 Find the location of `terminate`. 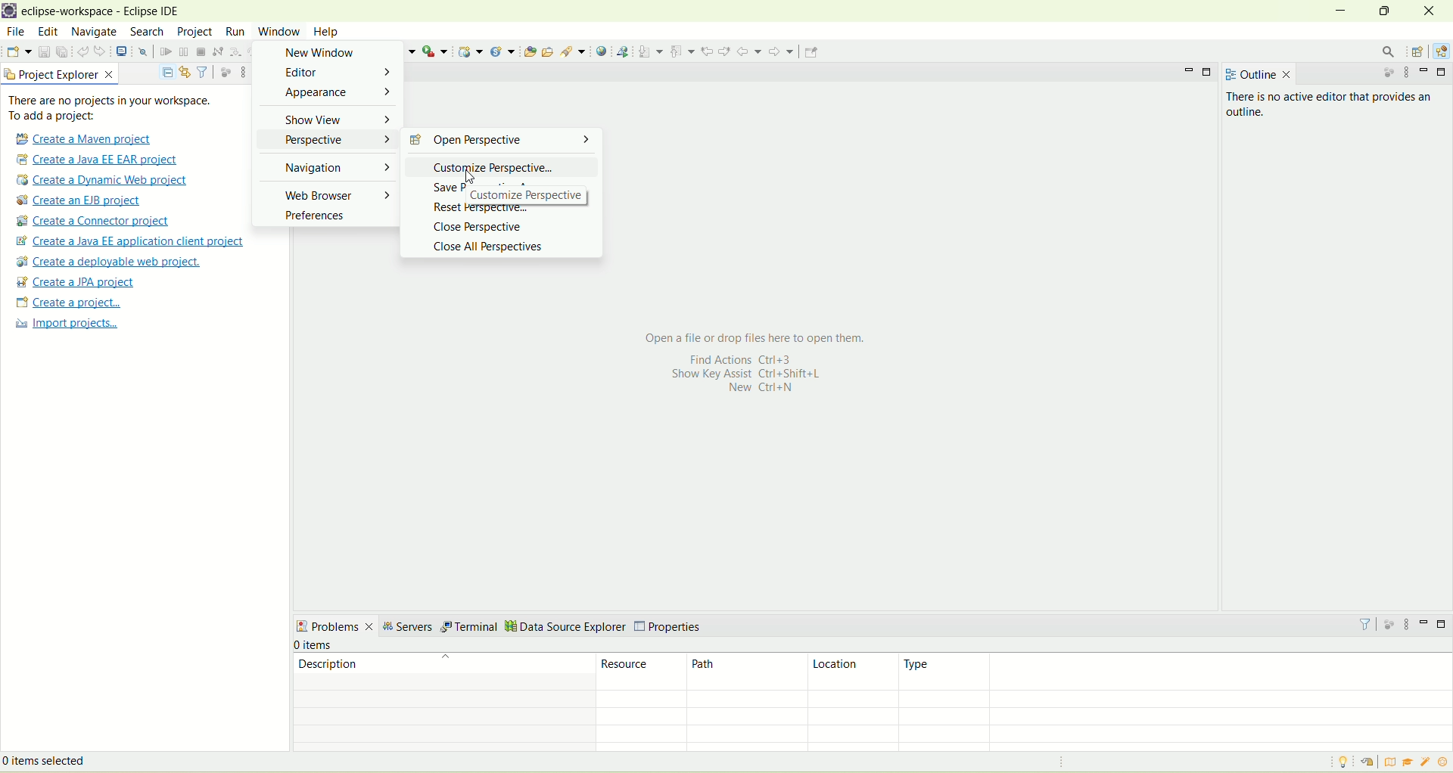

terminate is located at coordinates (201, 52).